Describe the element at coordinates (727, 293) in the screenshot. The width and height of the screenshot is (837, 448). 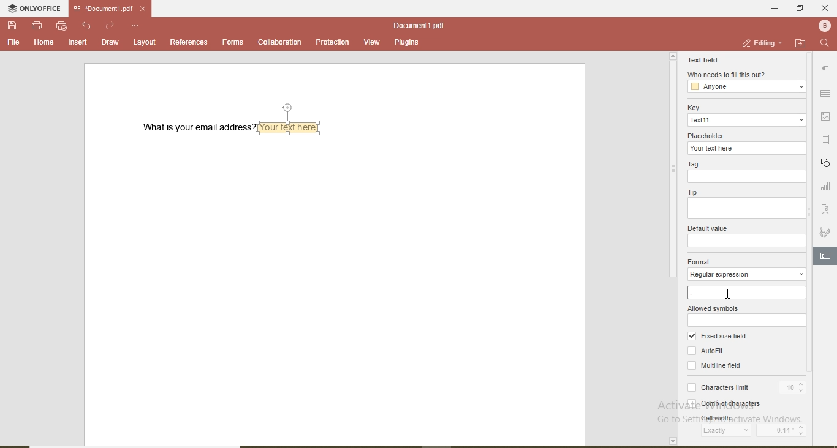
I see `cursor` at that location.